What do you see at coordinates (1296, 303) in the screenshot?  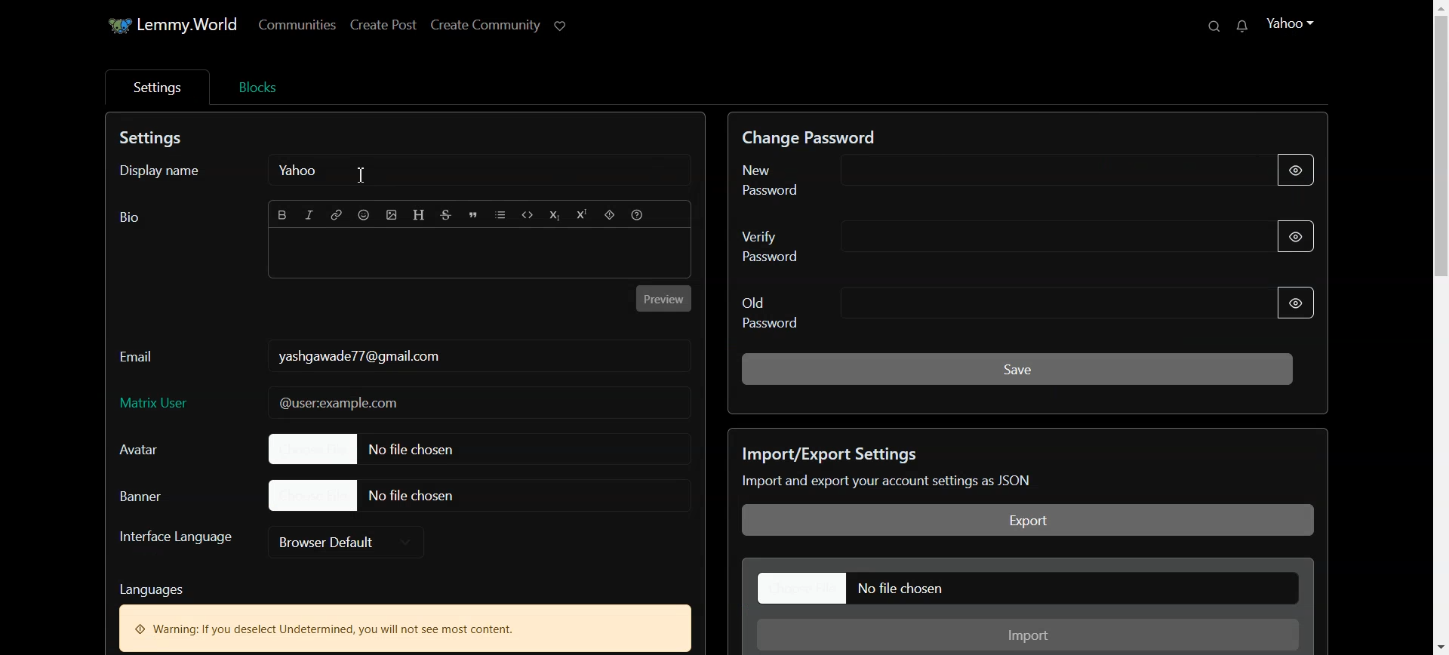 I see `Hide Password` at bounding box center [1296, 303].